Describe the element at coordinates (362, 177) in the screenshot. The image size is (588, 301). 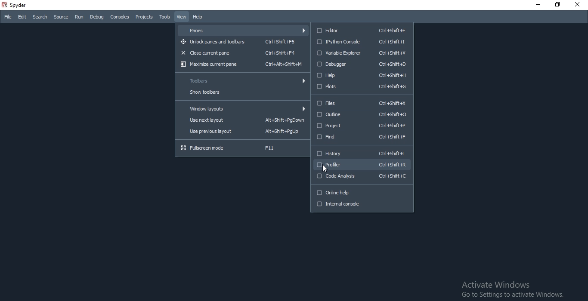
I see `Code Analysis` at that location.